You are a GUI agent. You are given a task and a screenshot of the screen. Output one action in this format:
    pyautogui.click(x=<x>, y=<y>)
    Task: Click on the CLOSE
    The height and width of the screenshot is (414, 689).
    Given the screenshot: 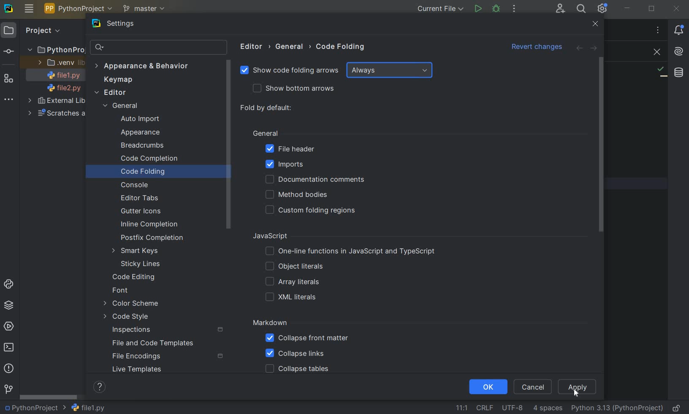 What is the action you would take?
    pyautogui.click(x=595, y=24)
    